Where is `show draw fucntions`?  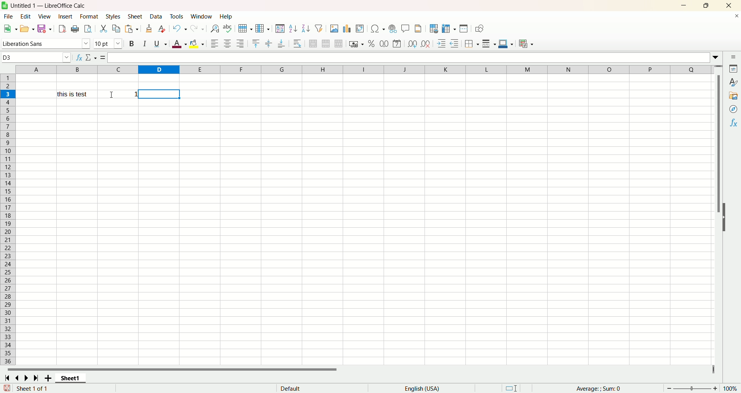 show draw fucntions is located at coordinates (479, 29).